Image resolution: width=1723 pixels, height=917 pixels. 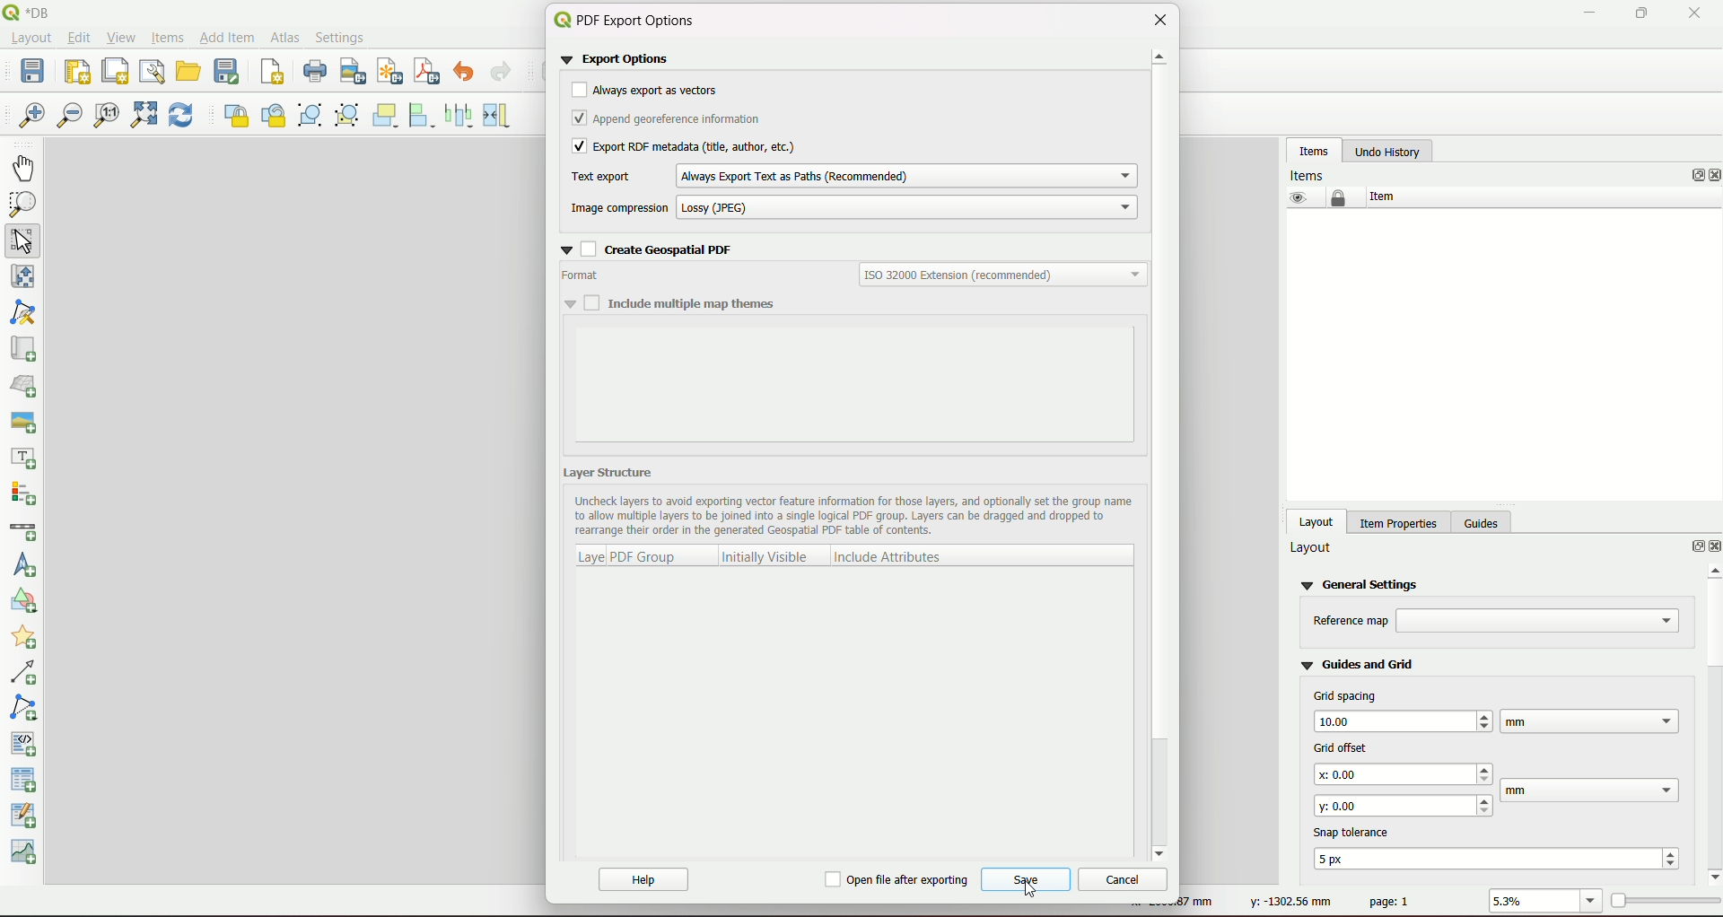 I want to click on text box, so click(x=1589, y=720).